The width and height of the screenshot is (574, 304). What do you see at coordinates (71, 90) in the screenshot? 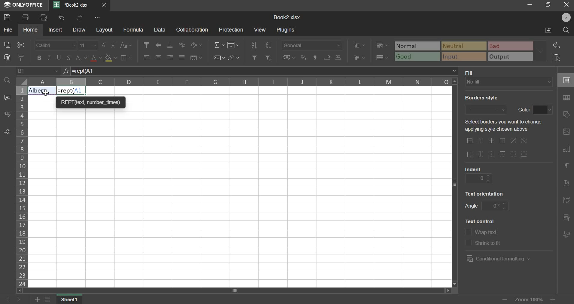
I see `=rept(A1` at bounding box center [71, 90].